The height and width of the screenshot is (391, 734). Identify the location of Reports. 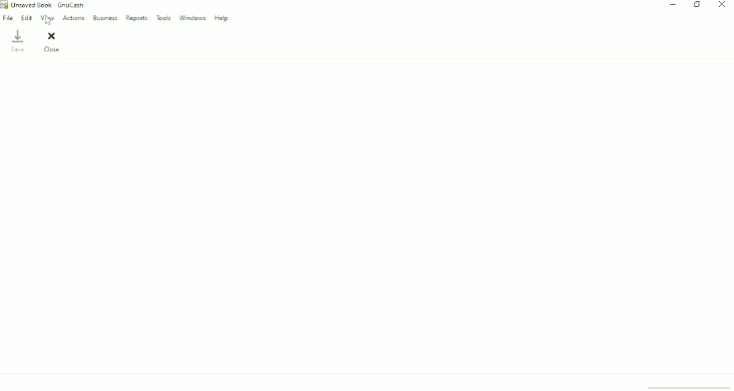
(136, 19).